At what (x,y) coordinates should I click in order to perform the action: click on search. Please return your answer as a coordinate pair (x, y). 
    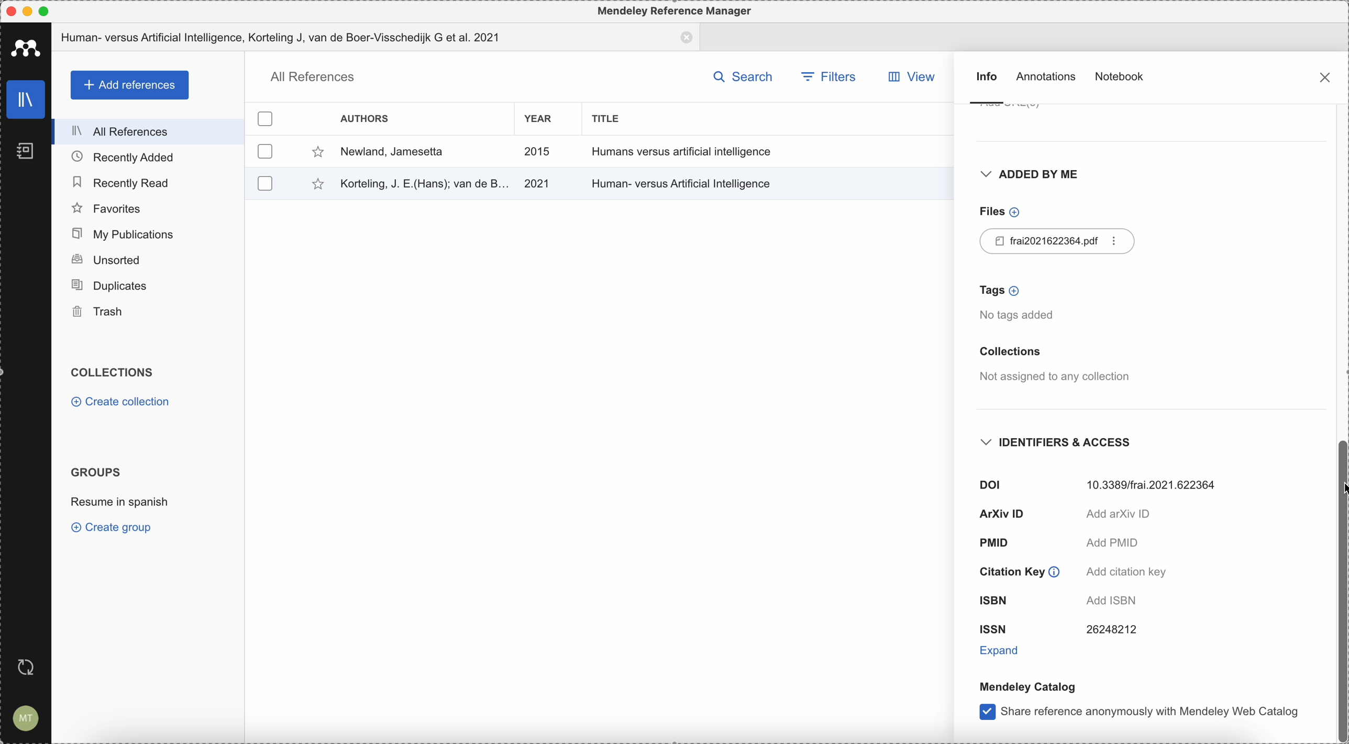
    Looking at the image, I should click on (743, 75).